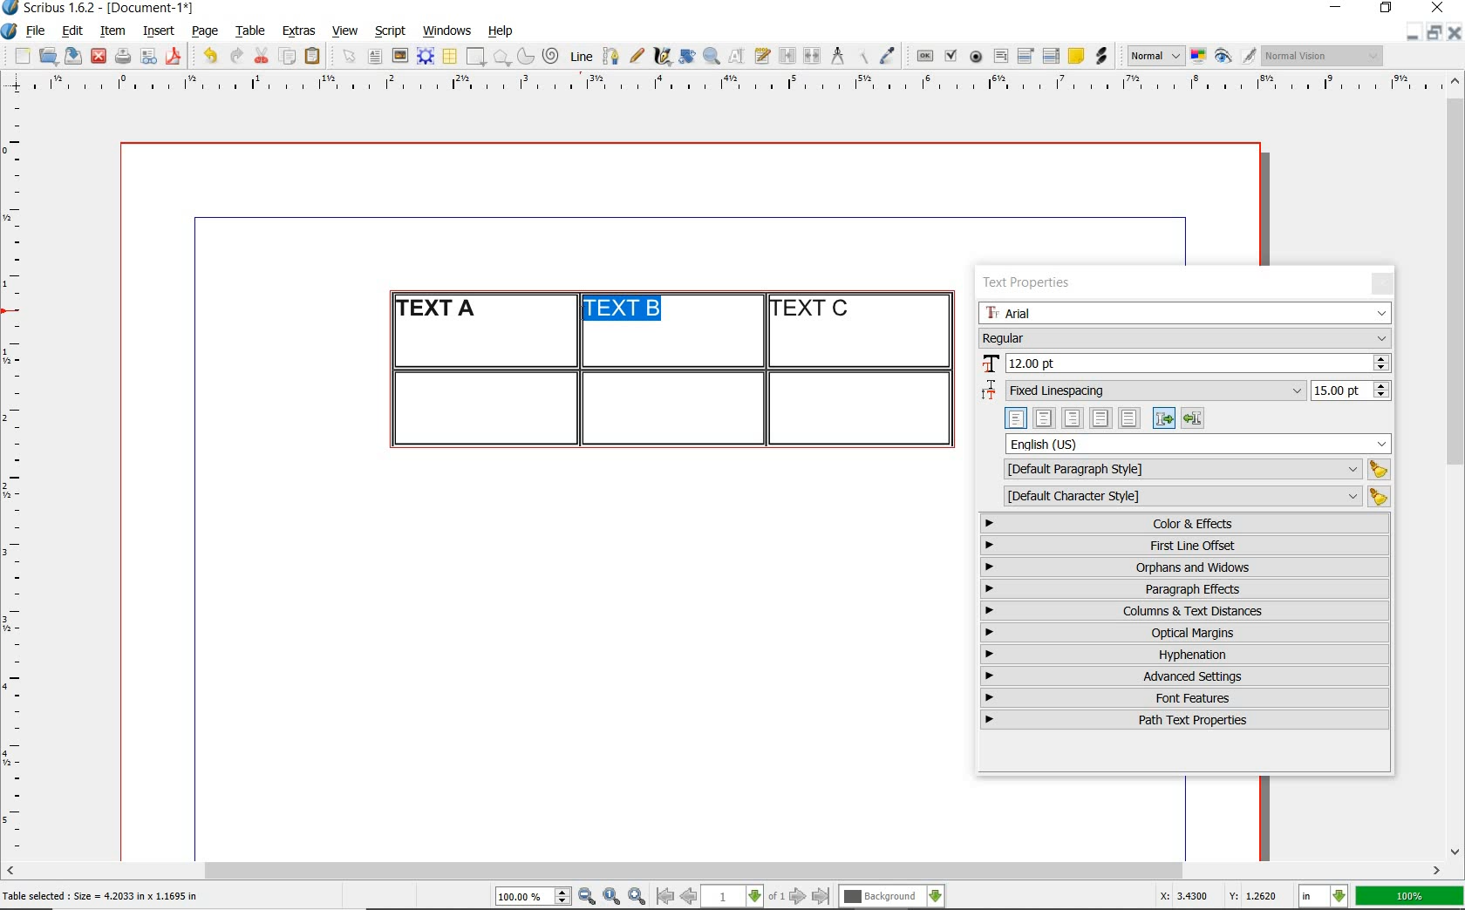 The height and width of the screenshot is (910, 1465). I want to click on text properties, so click(1025, 285).